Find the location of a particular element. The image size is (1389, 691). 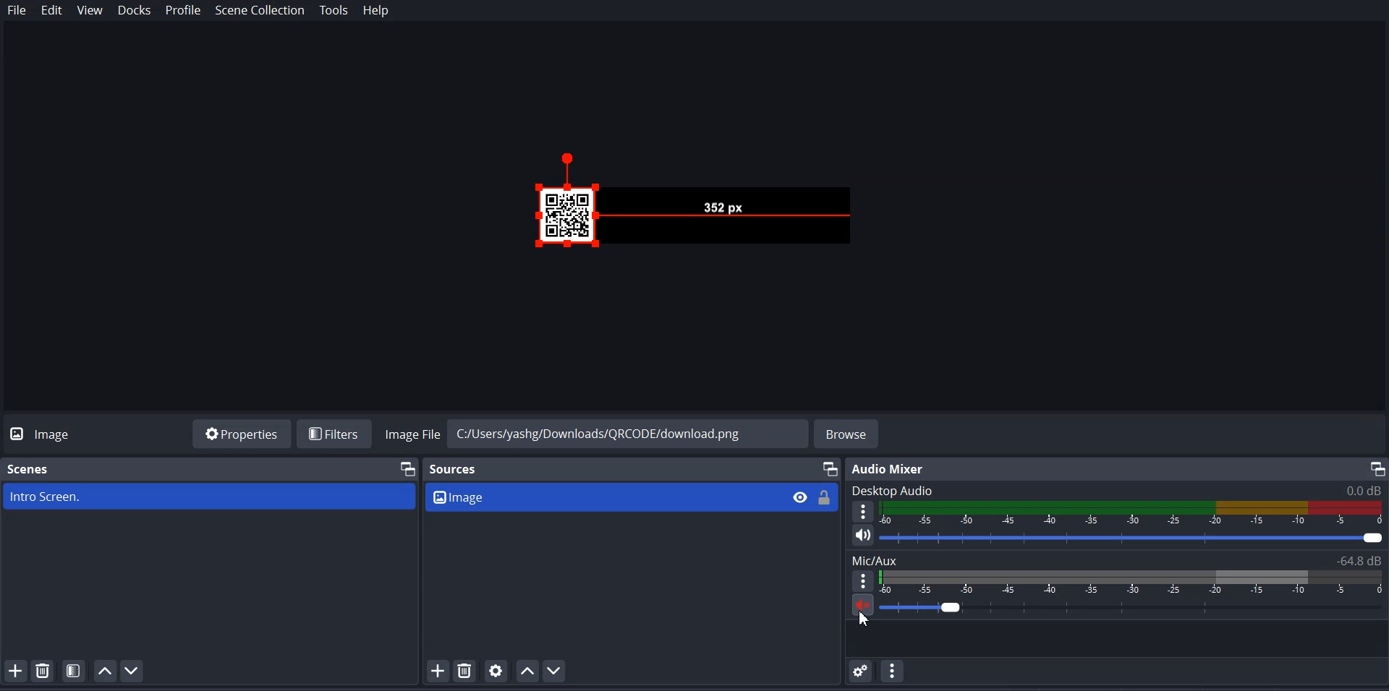

More is located at coordinates (863, 580).